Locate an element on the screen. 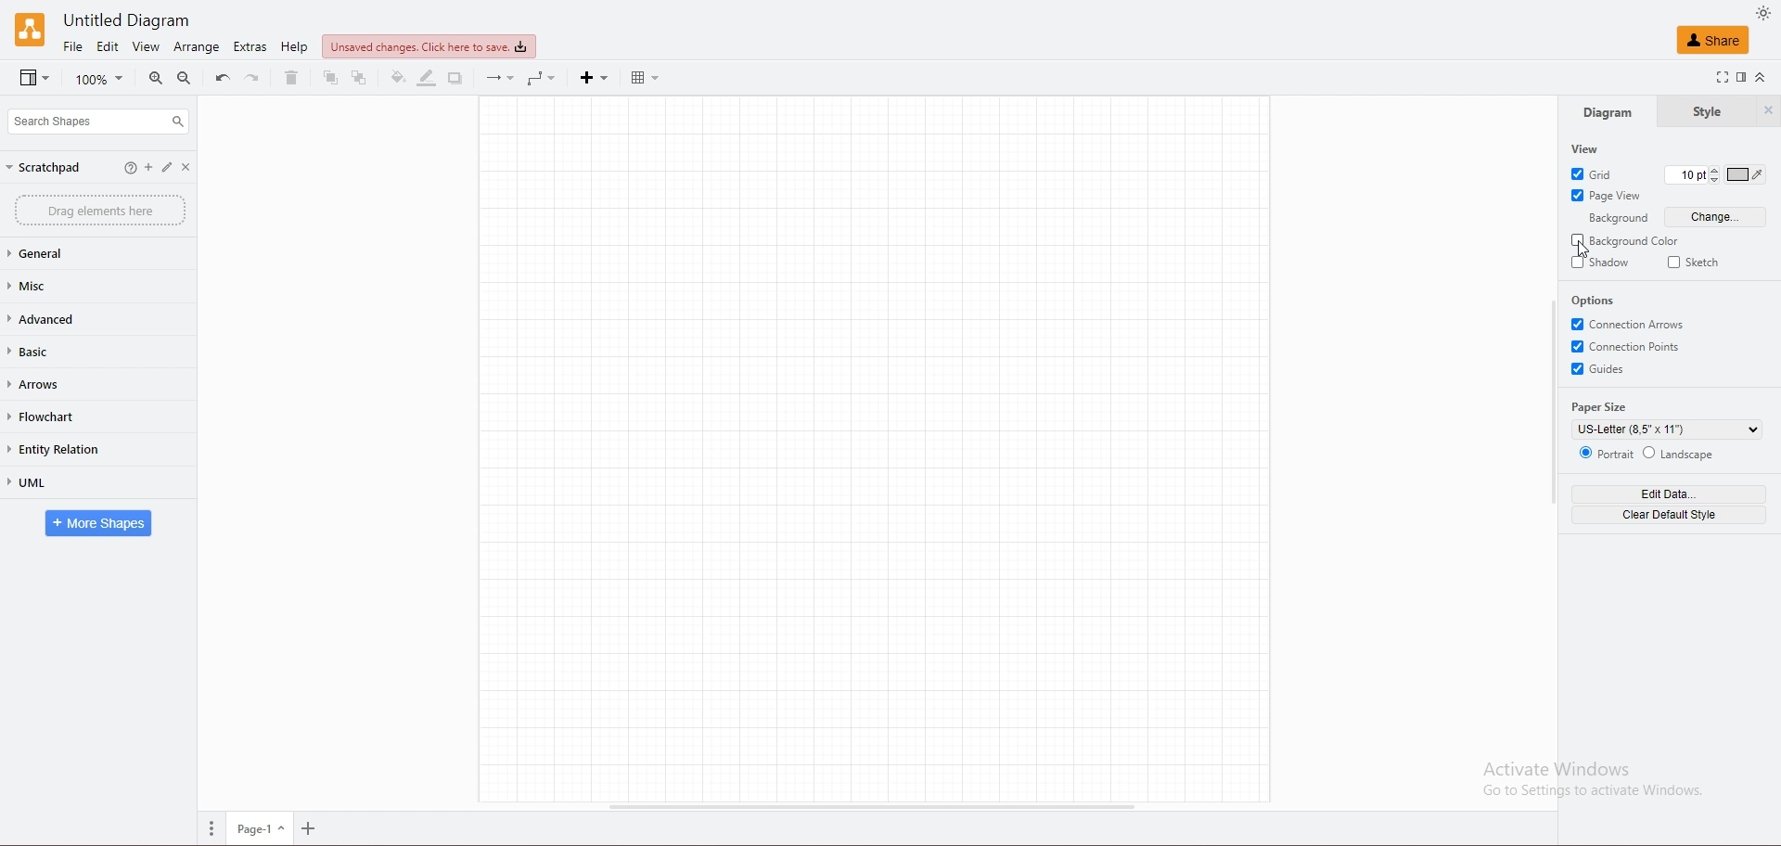  to back is located at coordinates (360, 79).